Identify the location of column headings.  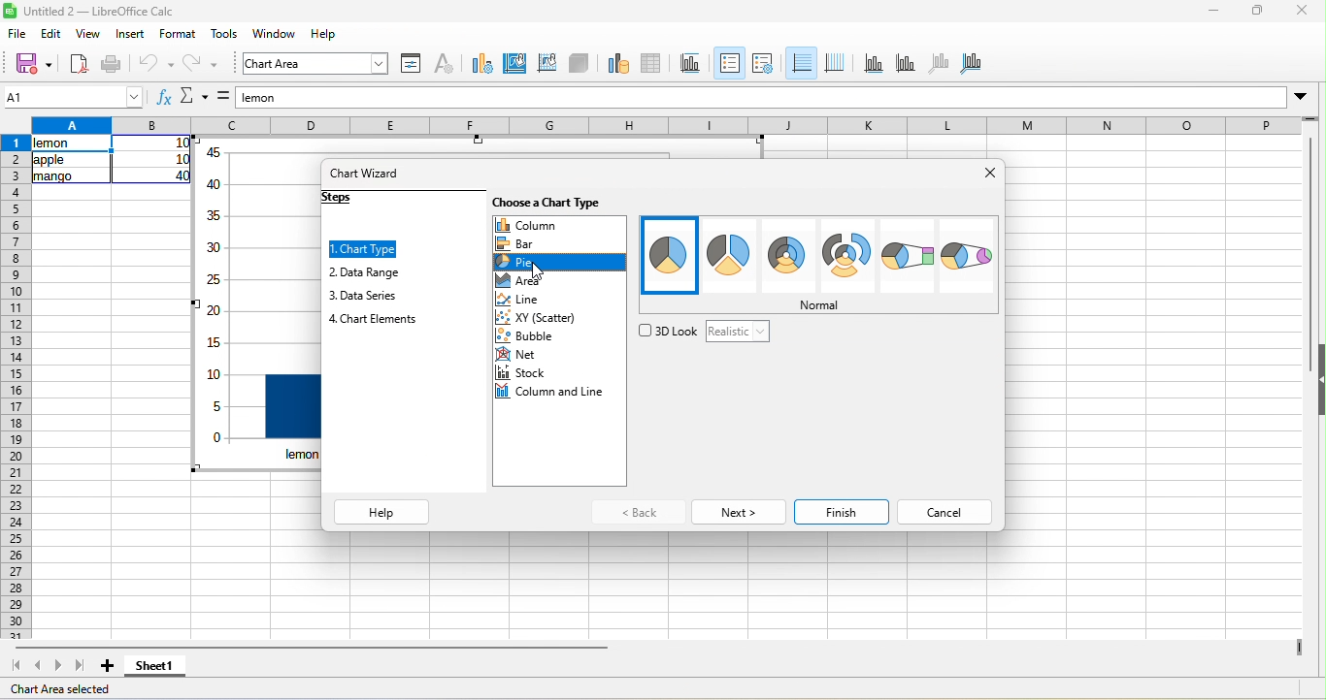
(662, 124).